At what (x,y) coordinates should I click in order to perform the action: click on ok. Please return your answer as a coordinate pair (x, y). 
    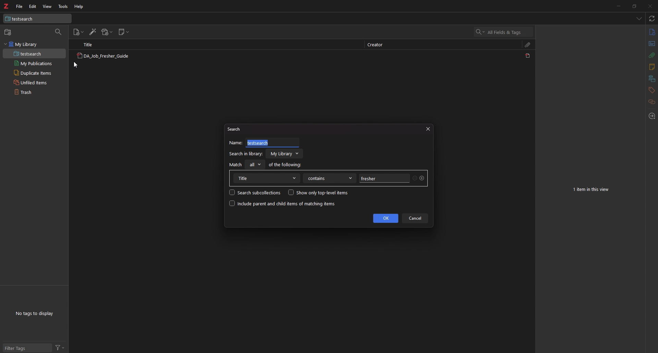
    Looking at the image, I should click on (386, 218).